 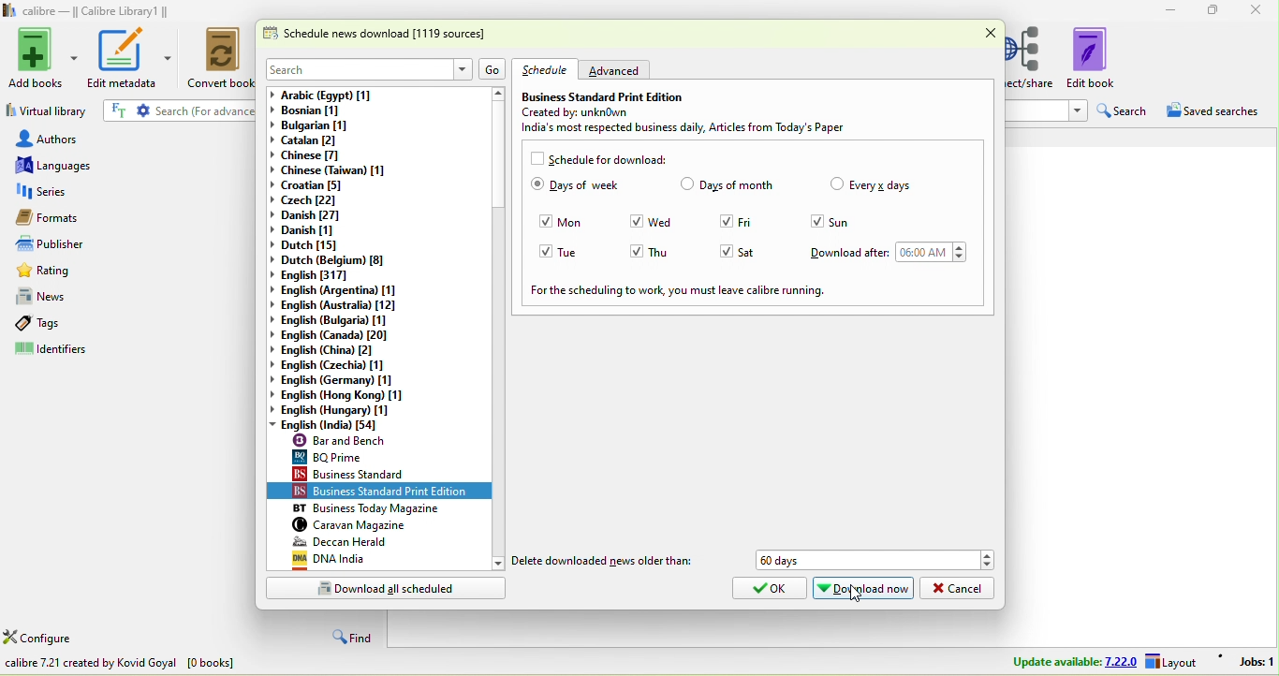 What do you see at coordinates (605, 112) in the screenshot?
I see `created by: unknown` at bounding box center [605, 112].